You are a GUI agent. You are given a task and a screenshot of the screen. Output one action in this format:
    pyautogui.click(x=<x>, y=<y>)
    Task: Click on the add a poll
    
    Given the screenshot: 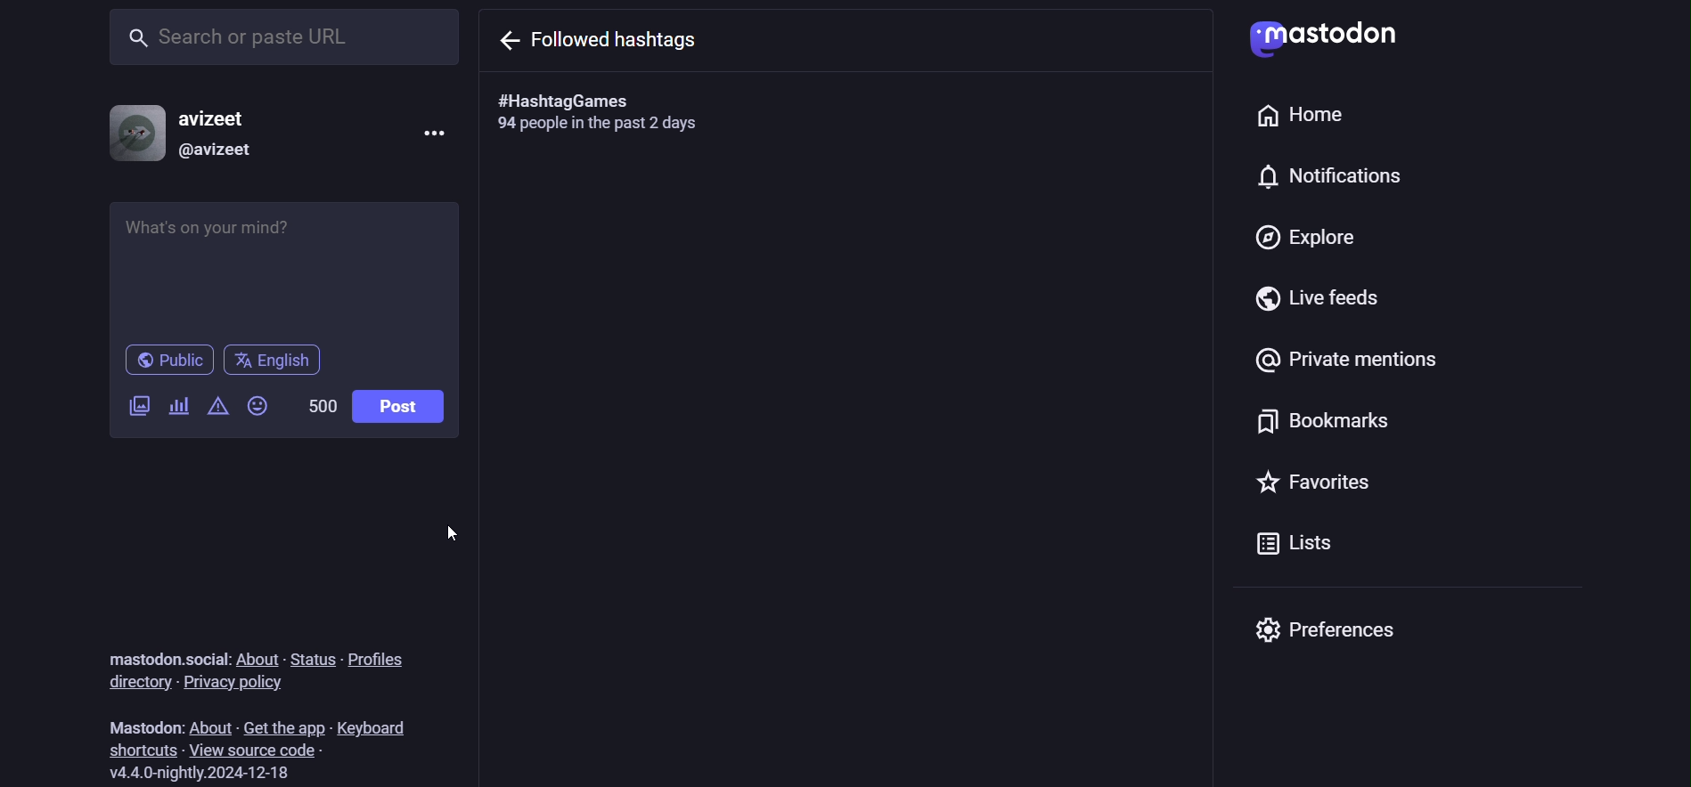 What is the action you would take?
    pyautogui.click(x=176, y=410)
    